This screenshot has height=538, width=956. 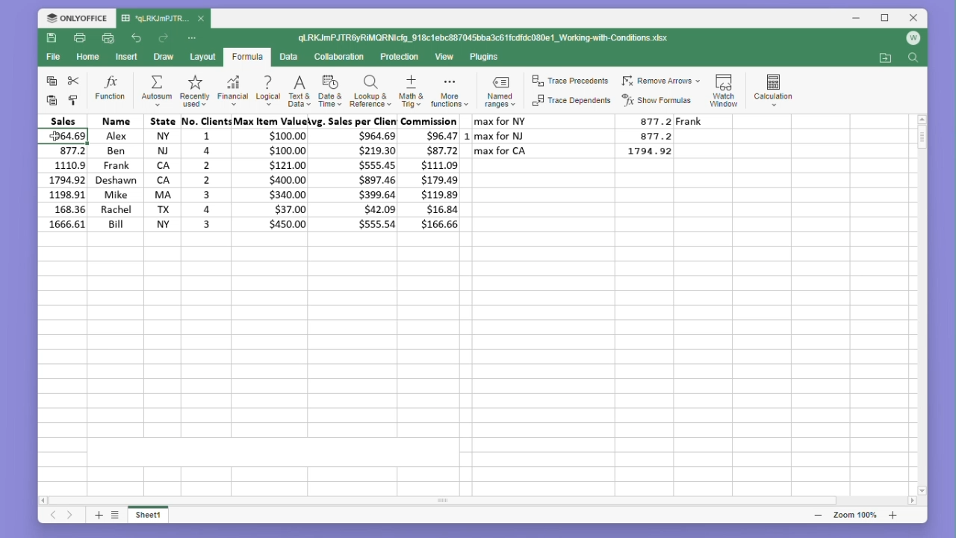 I want to click on trace precedents, so click(x=572, y=82).